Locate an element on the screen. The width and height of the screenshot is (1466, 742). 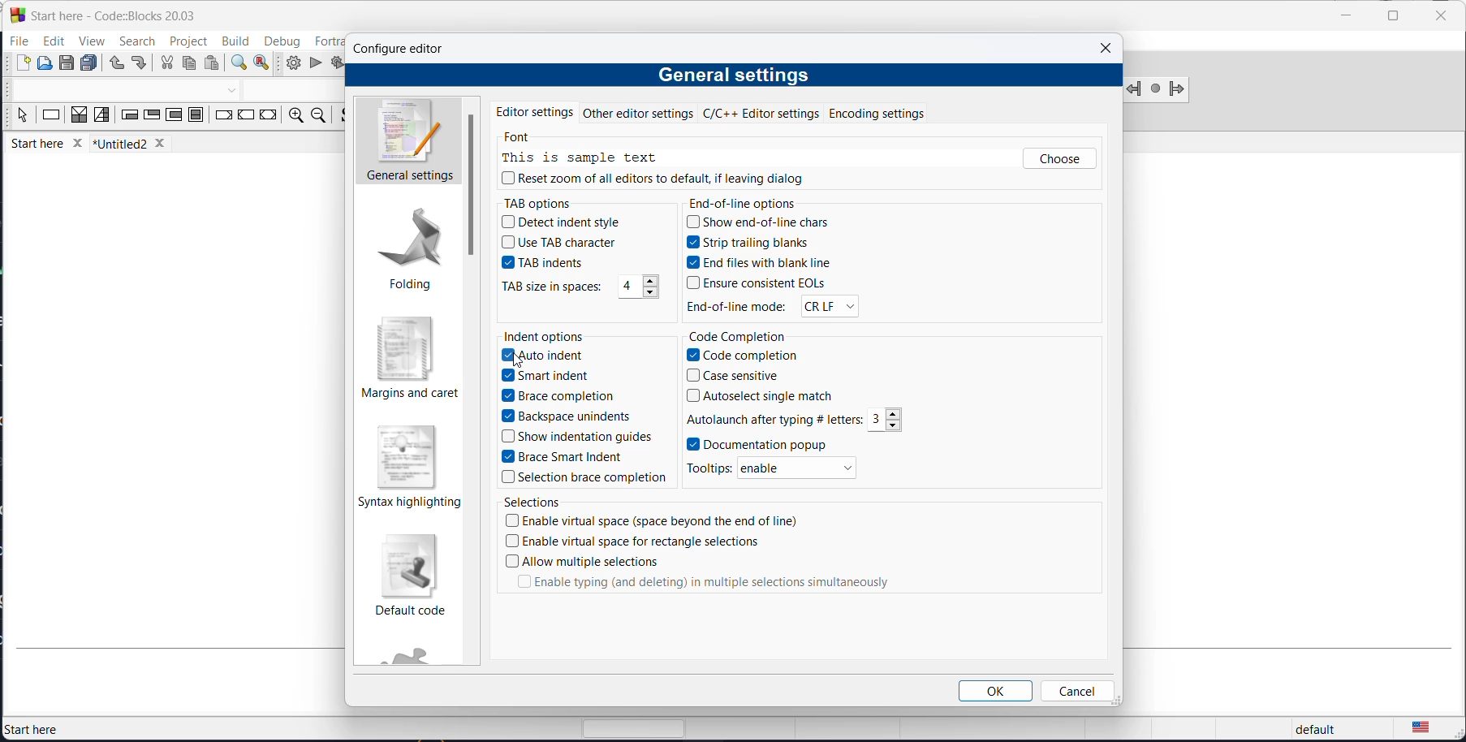
file is located at coordinates (20, 41).